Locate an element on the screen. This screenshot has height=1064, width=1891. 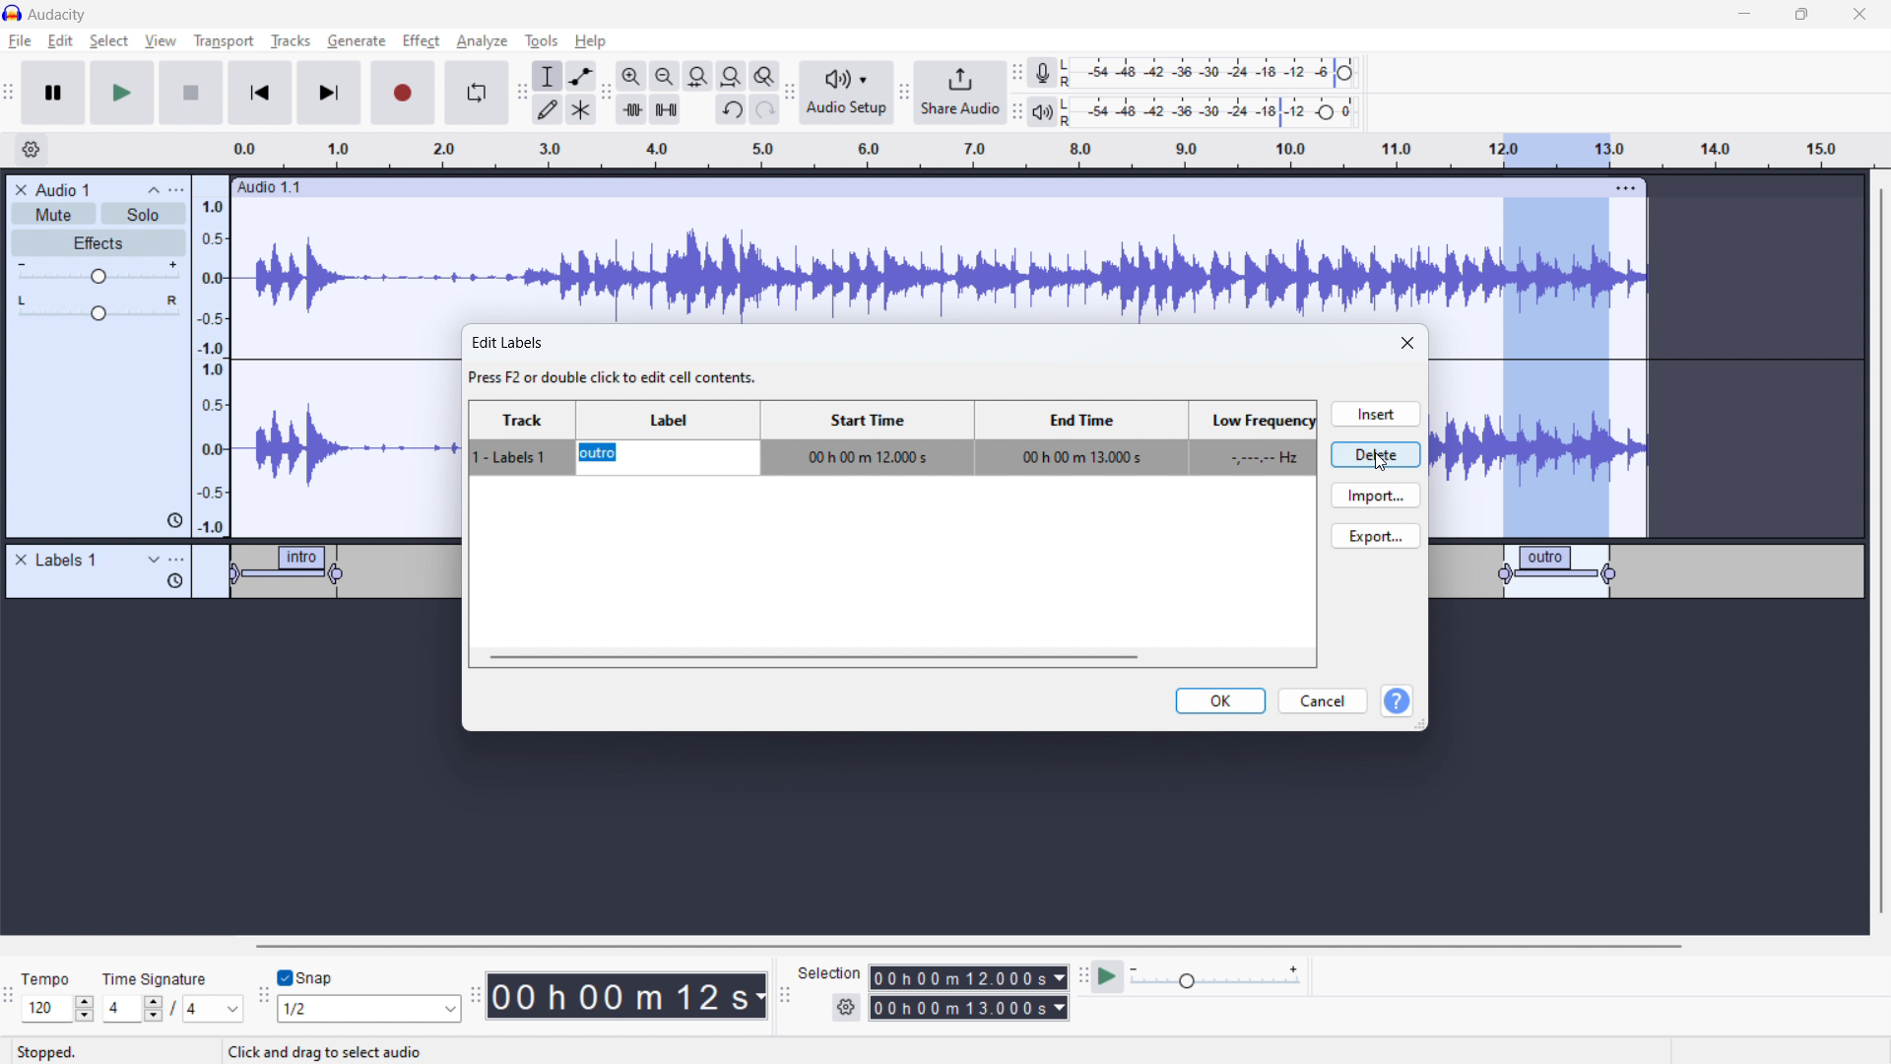
effect is located at coordinates (422, 41).